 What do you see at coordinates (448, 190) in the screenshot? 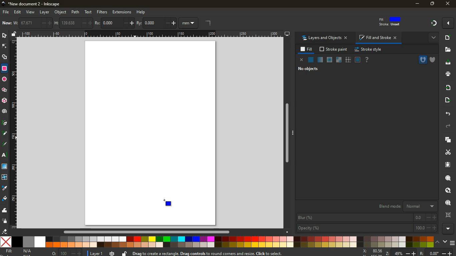
I see `look` at bounding box center [448, 190].